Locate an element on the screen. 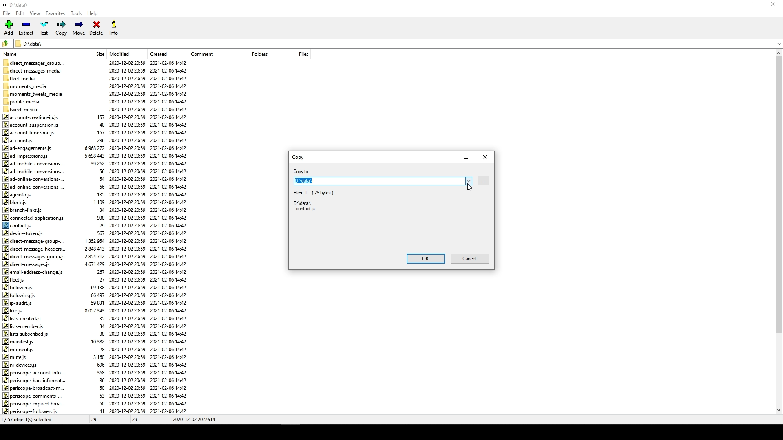 This screenshot has width=783, height=440. size is located at coordinates (96, 257).